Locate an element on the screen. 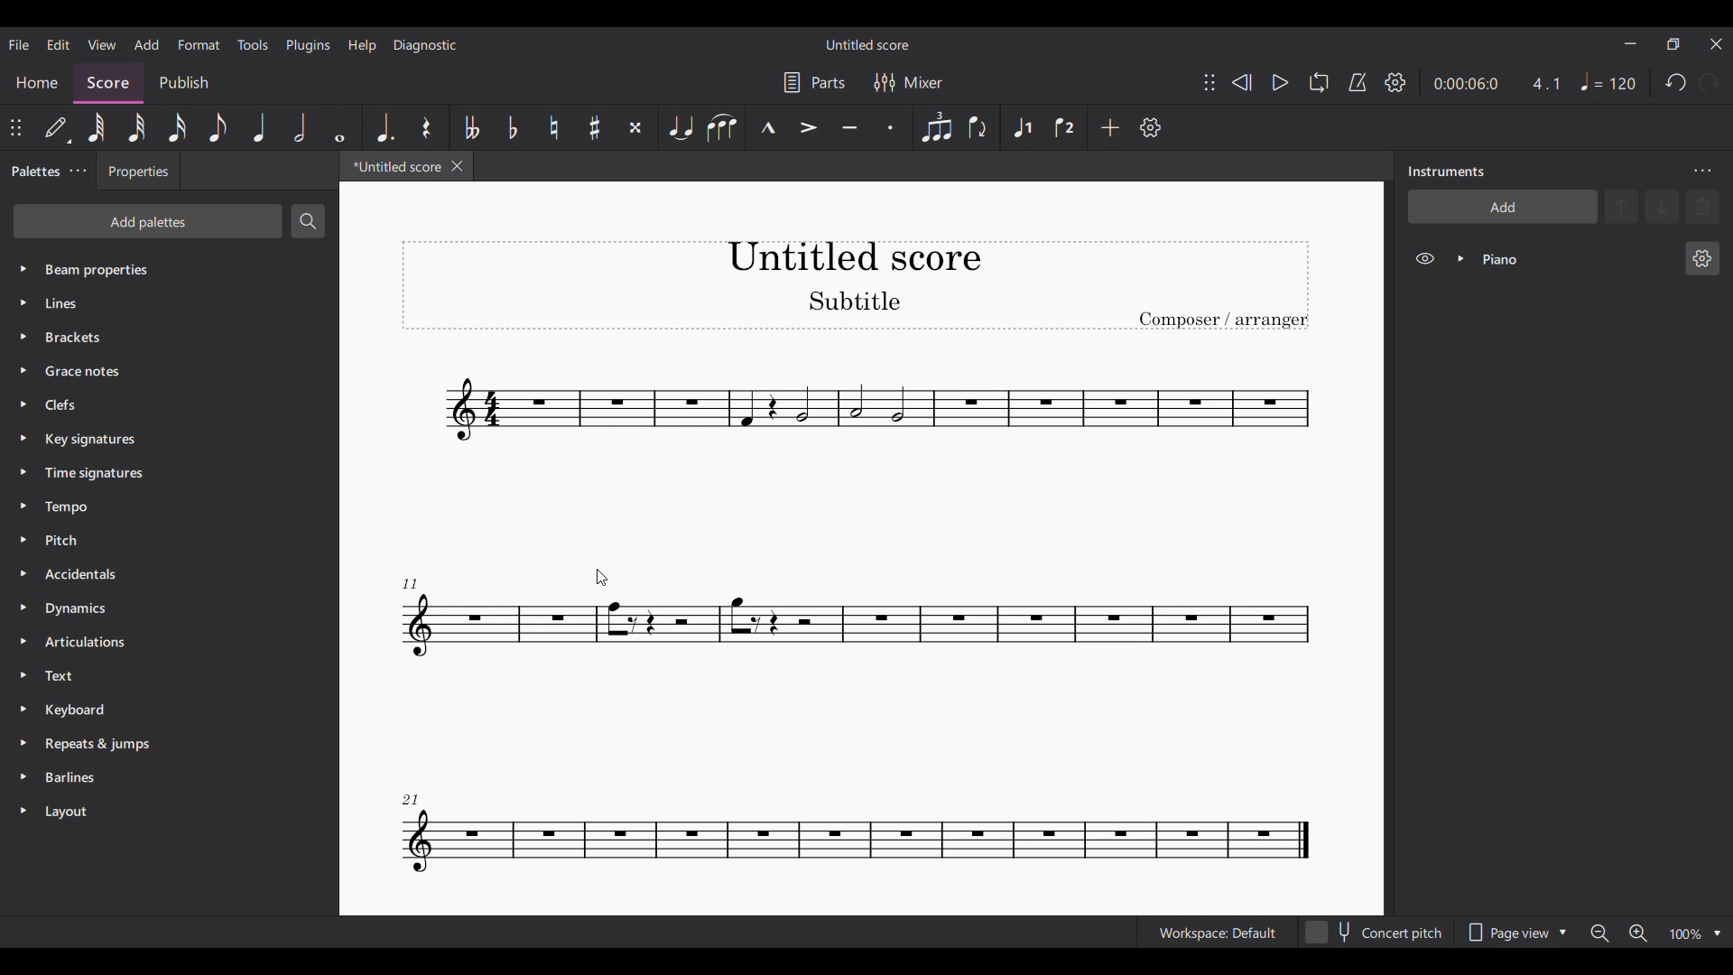 This screenshot has height=975, width=1733. Show in smaller tab is located at coordinates (1673, 43).